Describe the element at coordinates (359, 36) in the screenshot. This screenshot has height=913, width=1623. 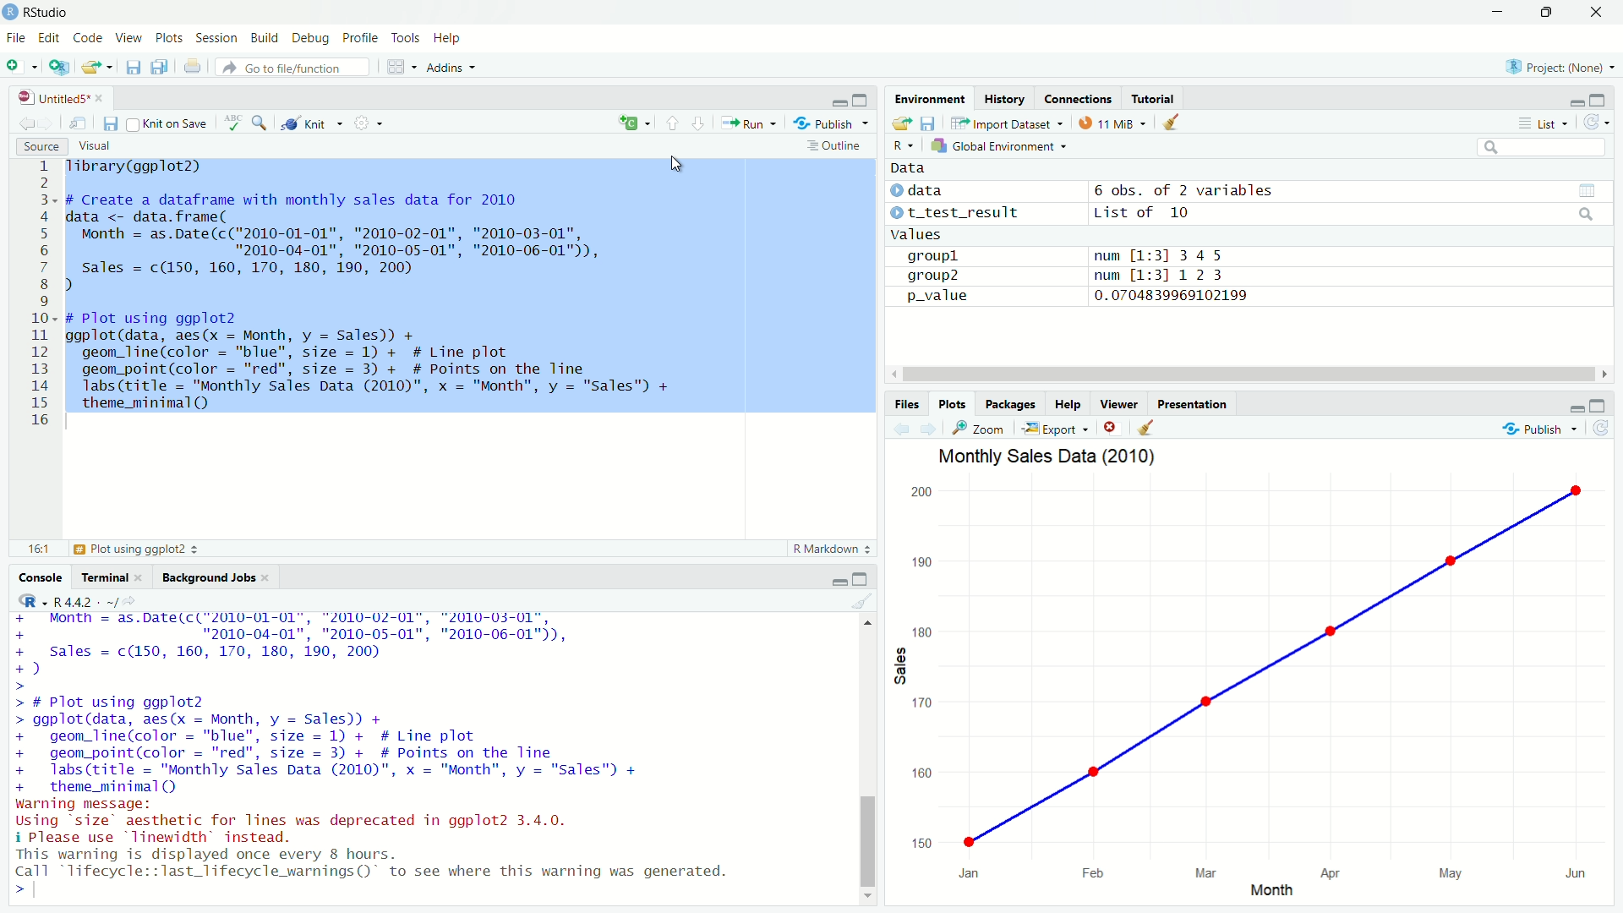
I see `Profile` at that location.